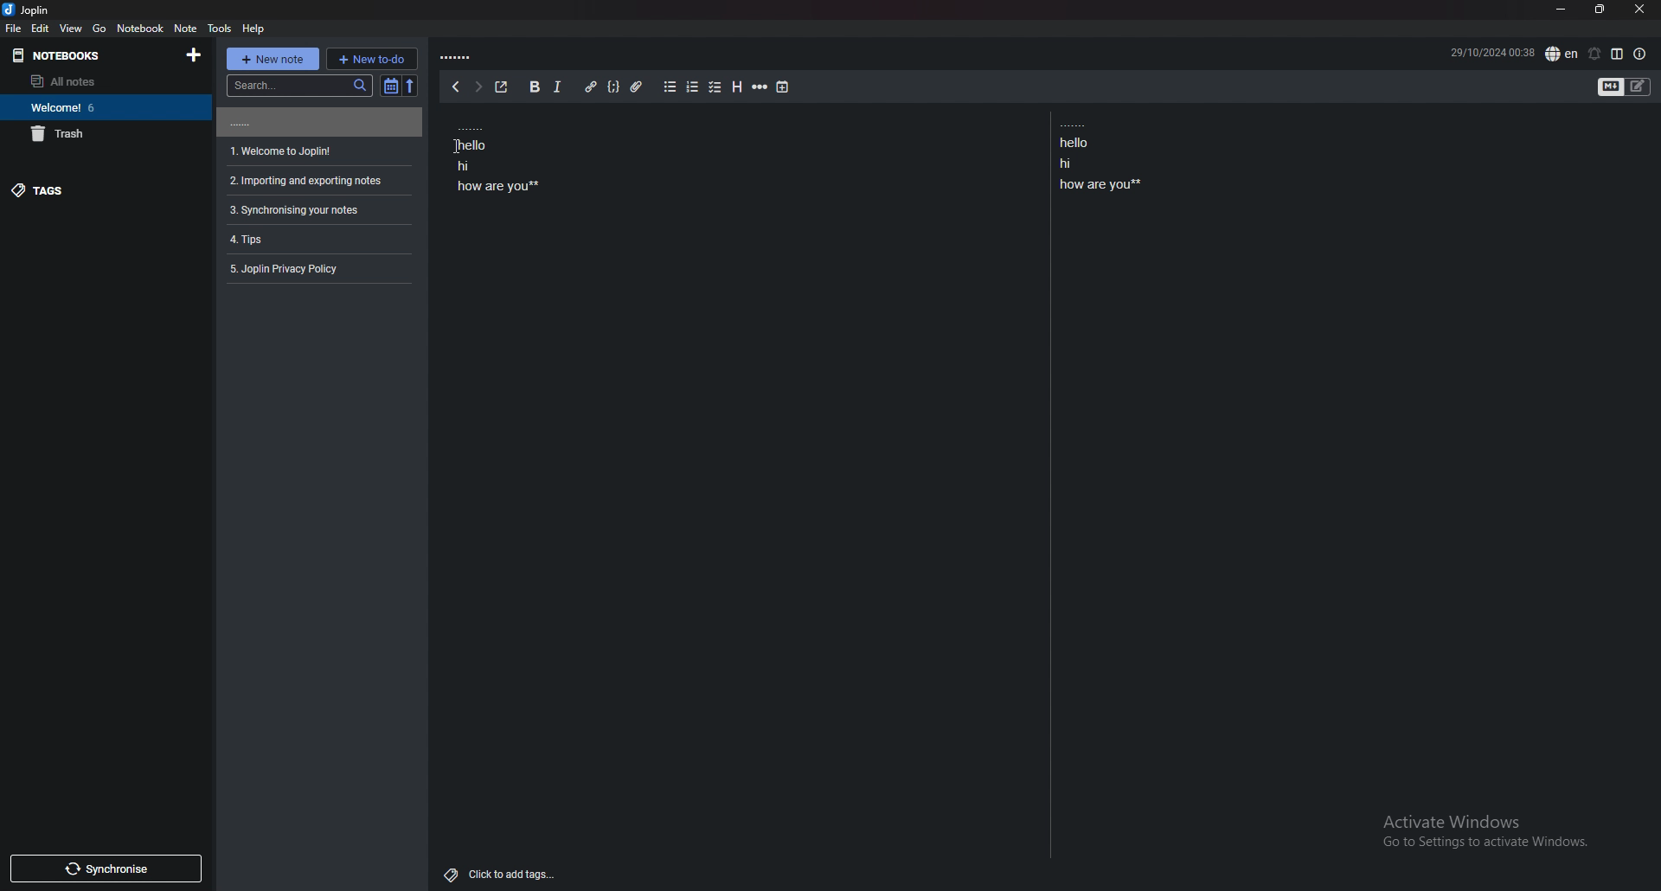 The image size is (1661, 891). I want to click on new note, so click(271, 59).